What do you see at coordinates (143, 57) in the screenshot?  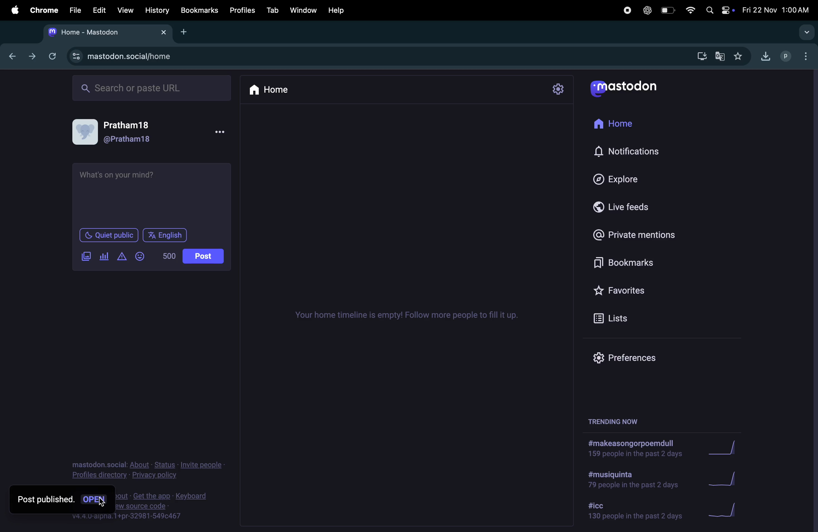 I see `mastodon url` at bounding box center [143, 57].